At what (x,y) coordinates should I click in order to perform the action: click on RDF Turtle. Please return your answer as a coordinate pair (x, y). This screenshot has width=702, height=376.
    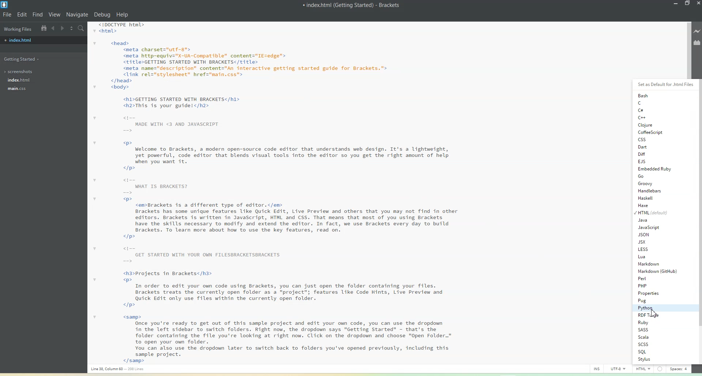
    Looking at the image, I should click on (658, 315).